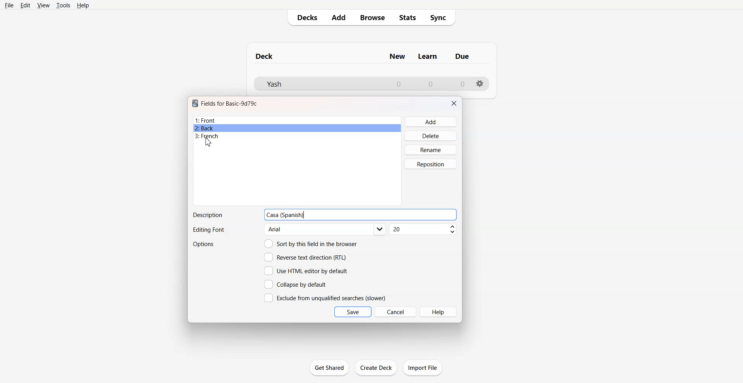 Image resolution: width=743 pixels, height=383 pixels. I want to click on Front, so click(297, 120).